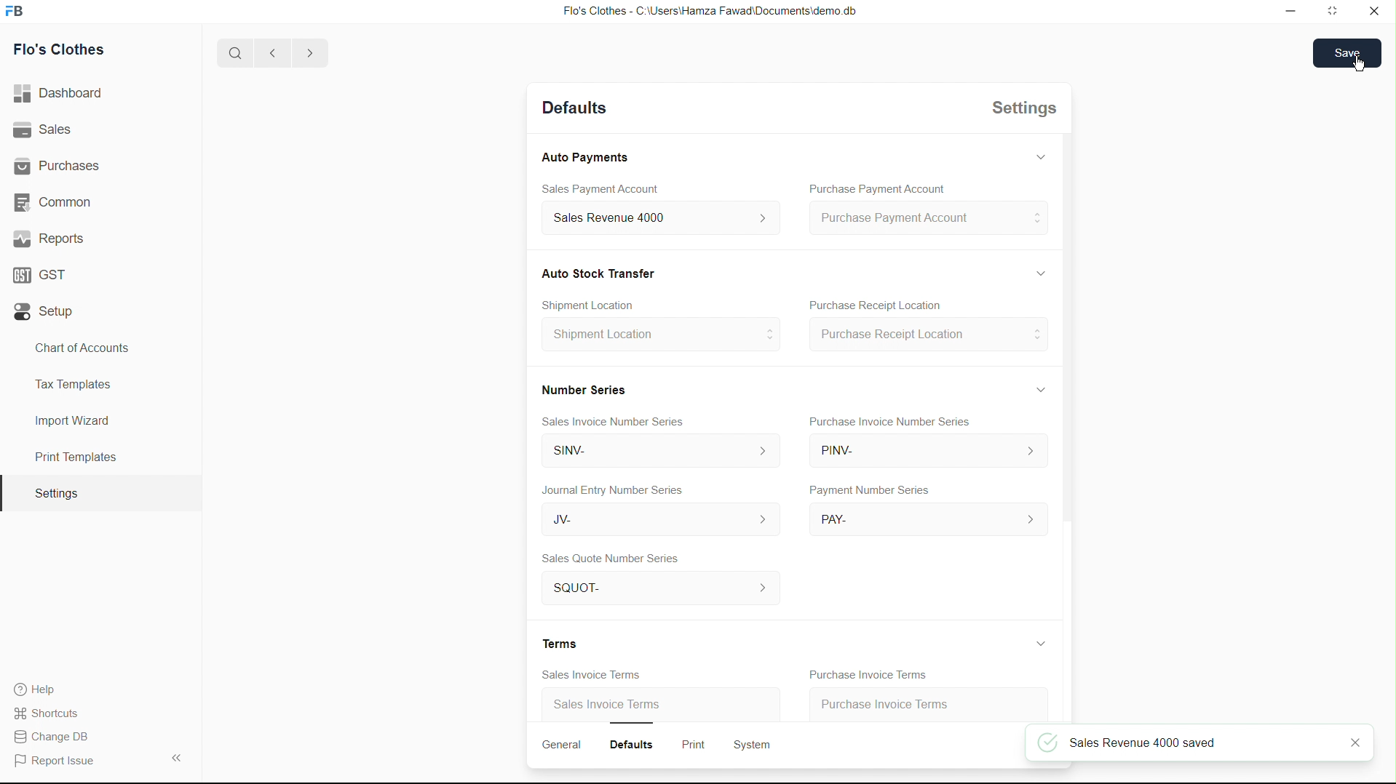 The image size is (1396, 784). Describe the element at coordinates (1288, 12) in the screenshot. I see `Minimize` at that location.